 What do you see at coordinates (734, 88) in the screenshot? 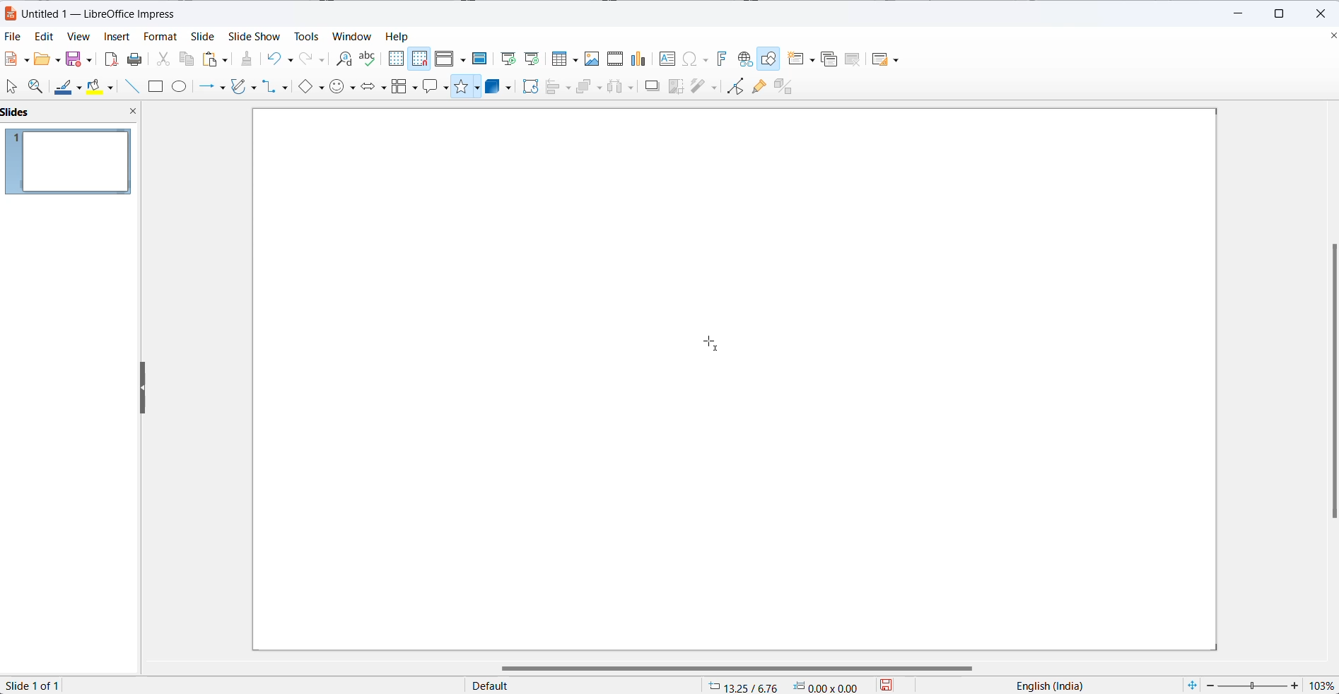
I see `show toggle edit mode` at bounding box center [734, 88].